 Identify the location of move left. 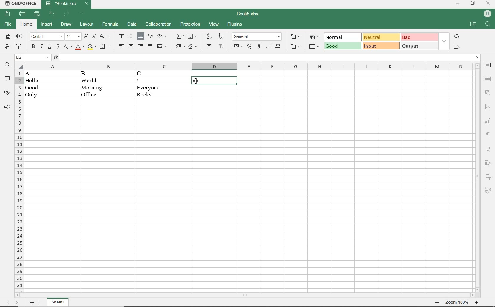
(19, 294).